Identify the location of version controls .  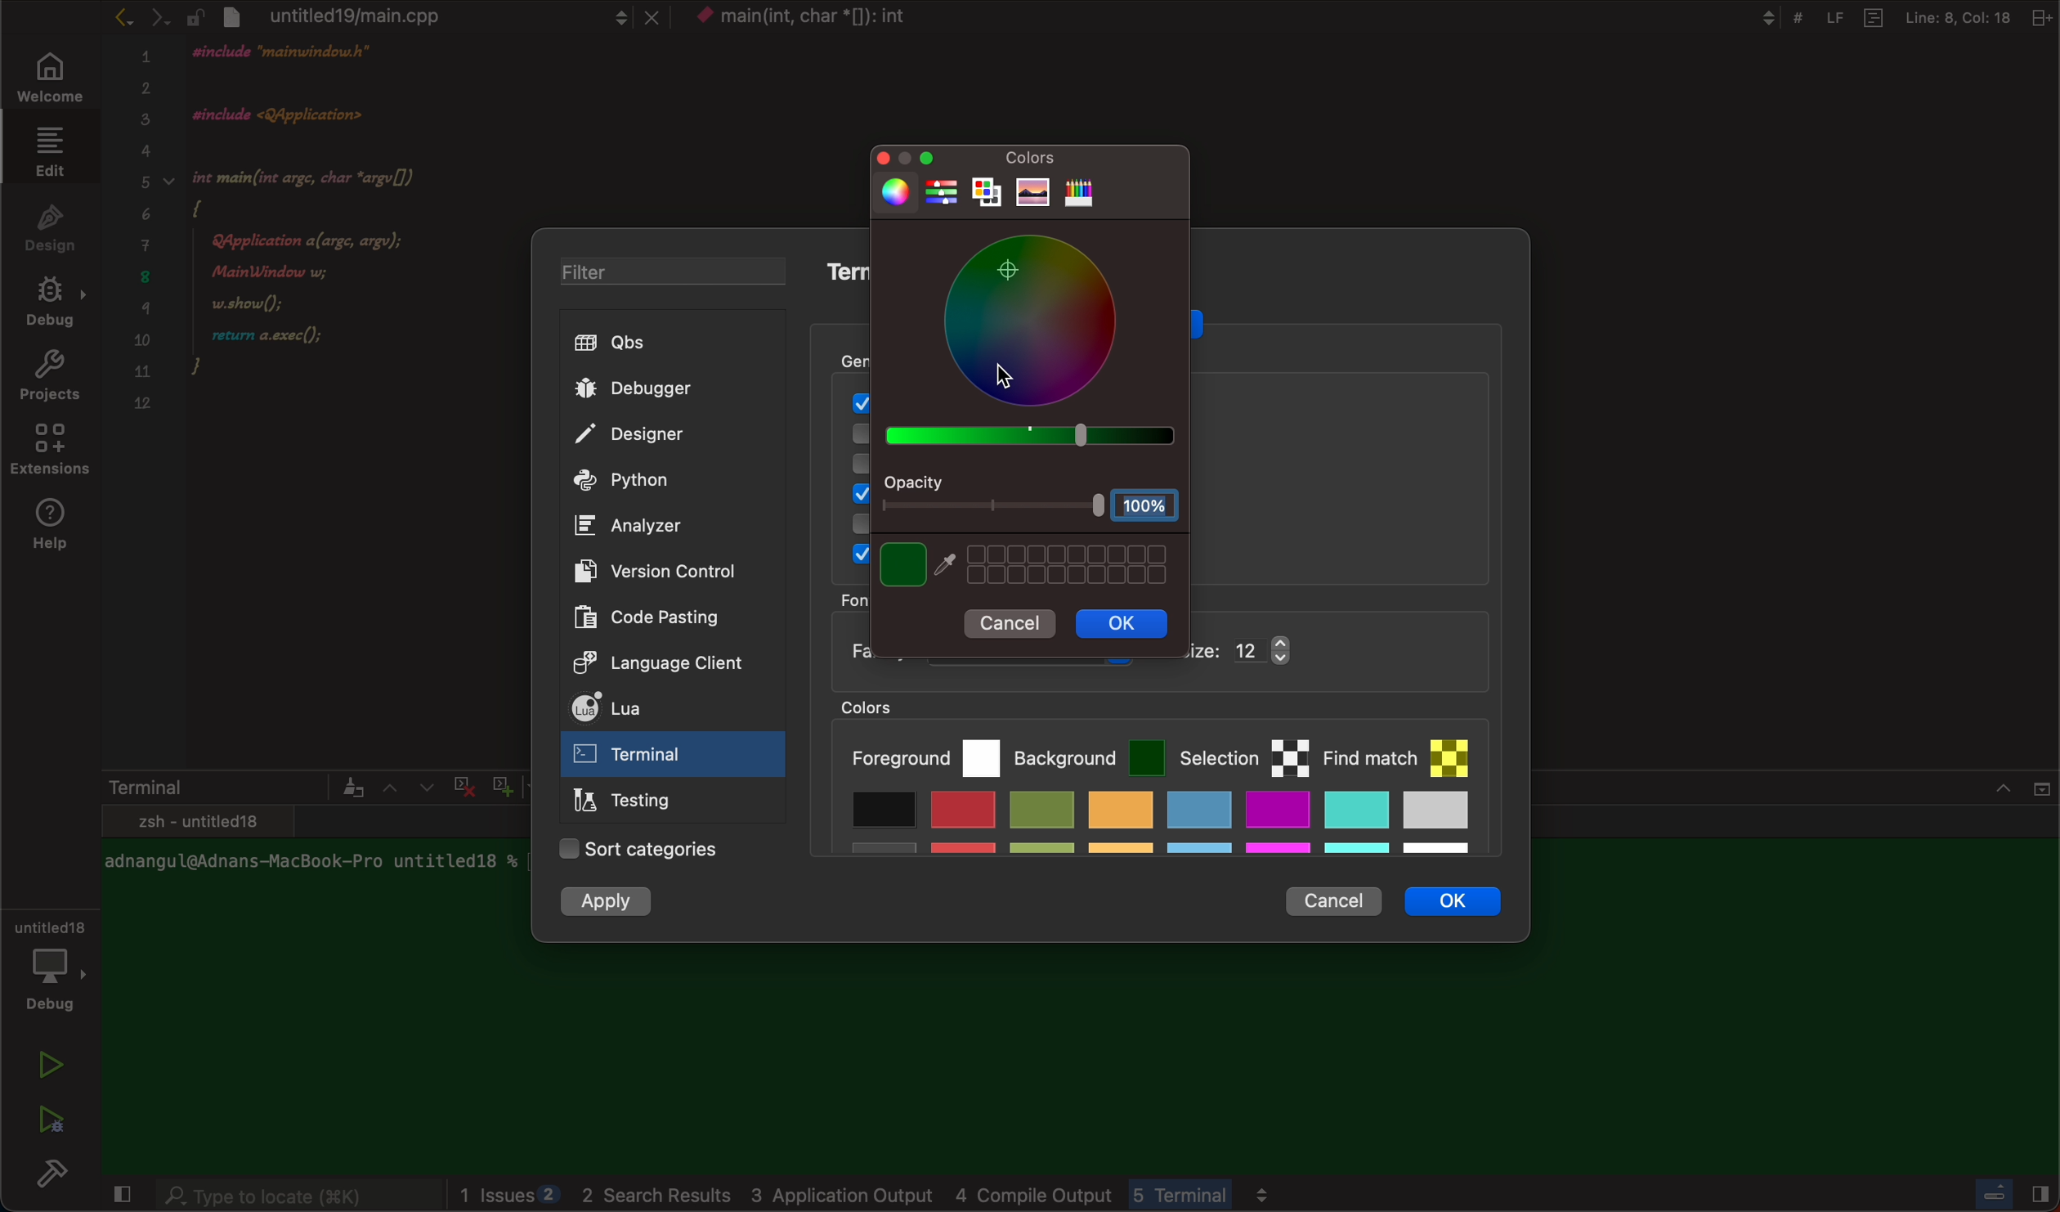
(648, 570).